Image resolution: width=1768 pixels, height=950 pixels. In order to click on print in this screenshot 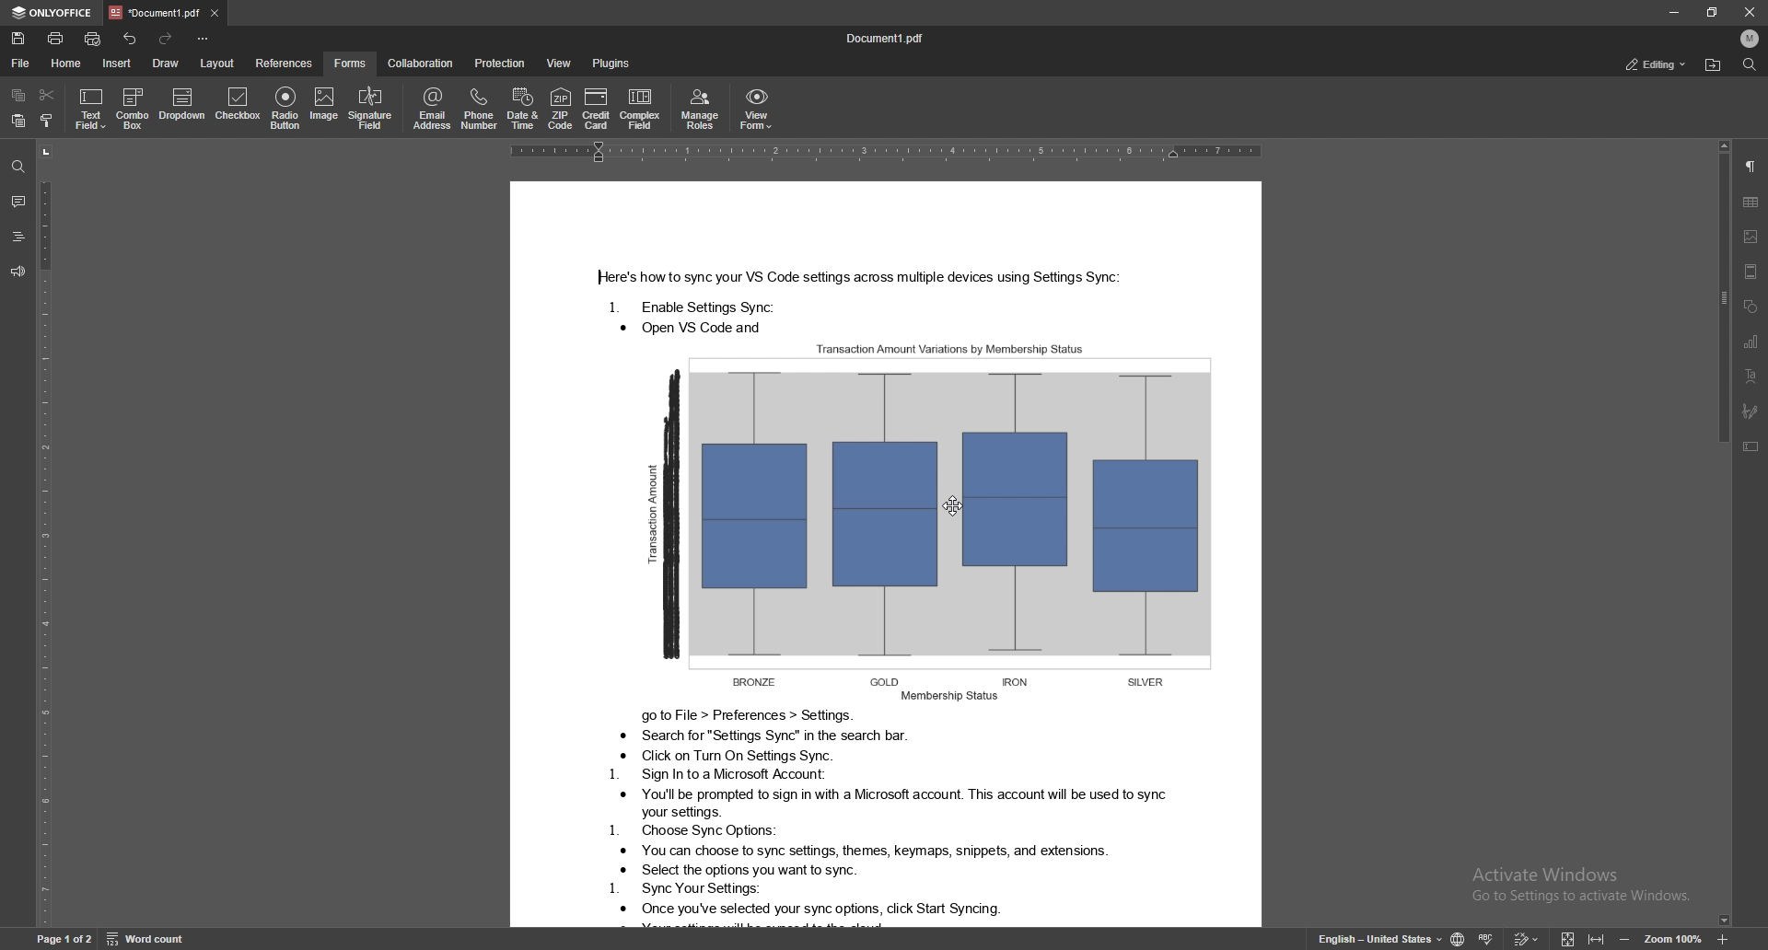, I will do `click(55, 37)`.